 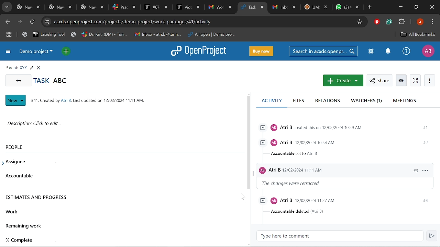 I want to click on Accountable, so click(x=137, y=178).